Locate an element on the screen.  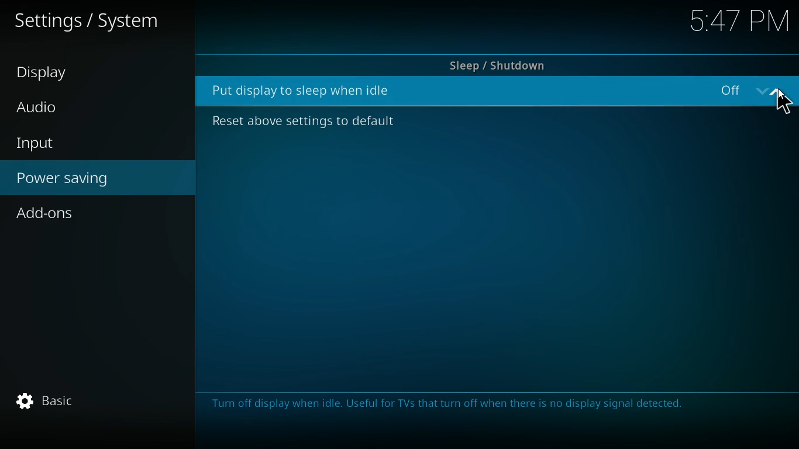
add-ons is located at coordinates (89, 215).